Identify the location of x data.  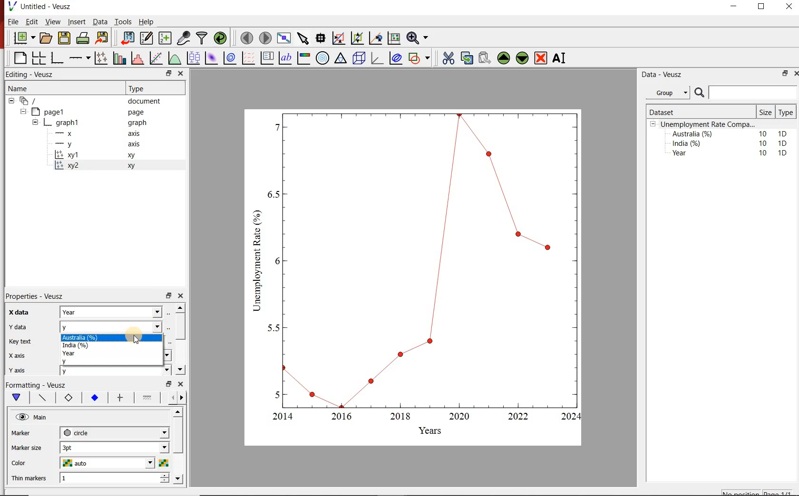
(17, 313).